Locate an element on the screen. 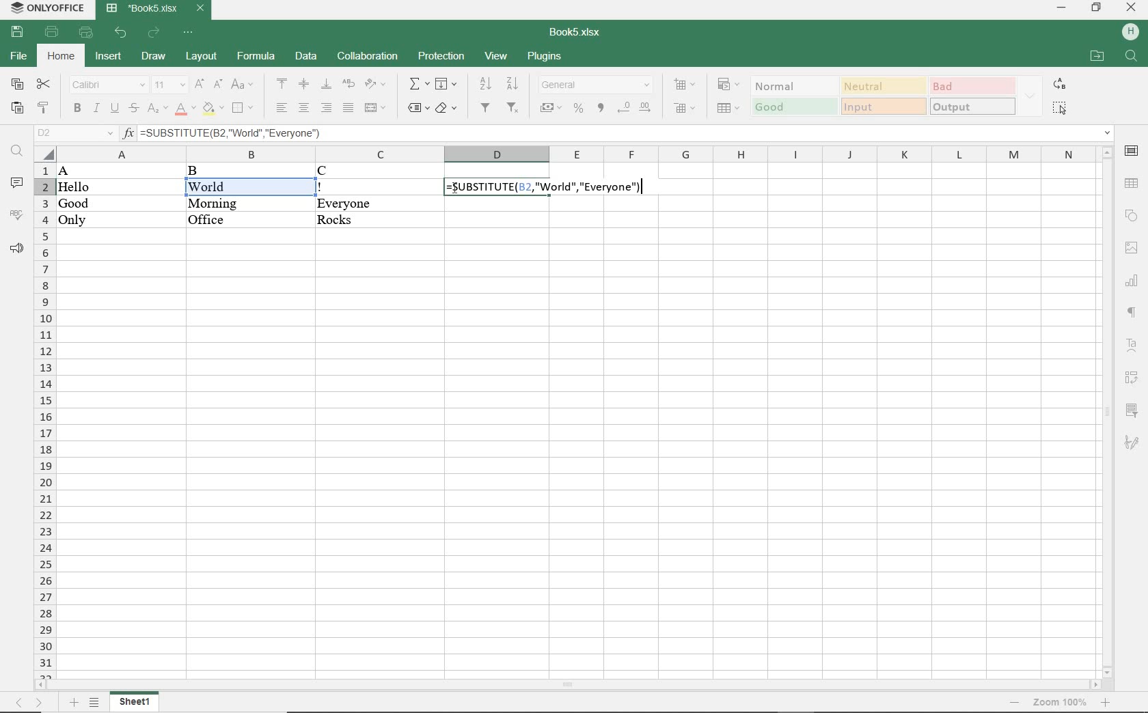 This screenshot has width=1148, height=713. columns is located at coordinates (573, 154).